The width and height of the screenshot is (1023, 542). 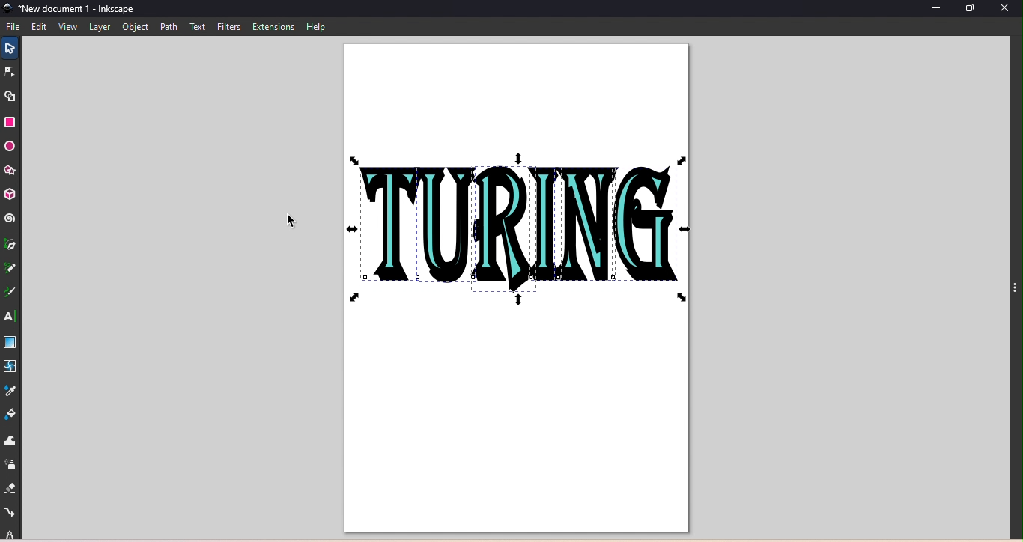 What do you see at coordinates (11, 534) in the screenshot?
I see `lock` at bounding box center [11, 534].